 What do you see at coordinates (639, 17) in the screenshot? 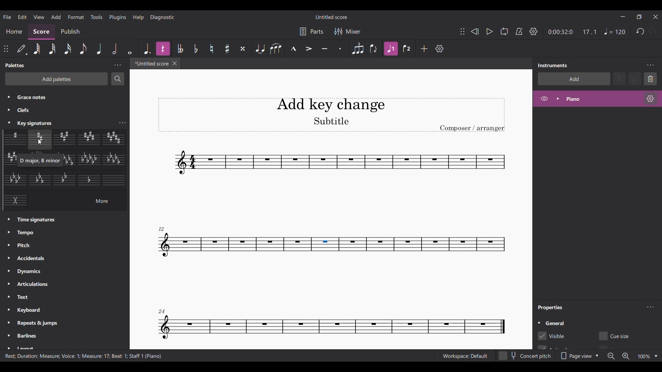
I see `Show interface in a smaller tab` at bounding box center [639, 17].